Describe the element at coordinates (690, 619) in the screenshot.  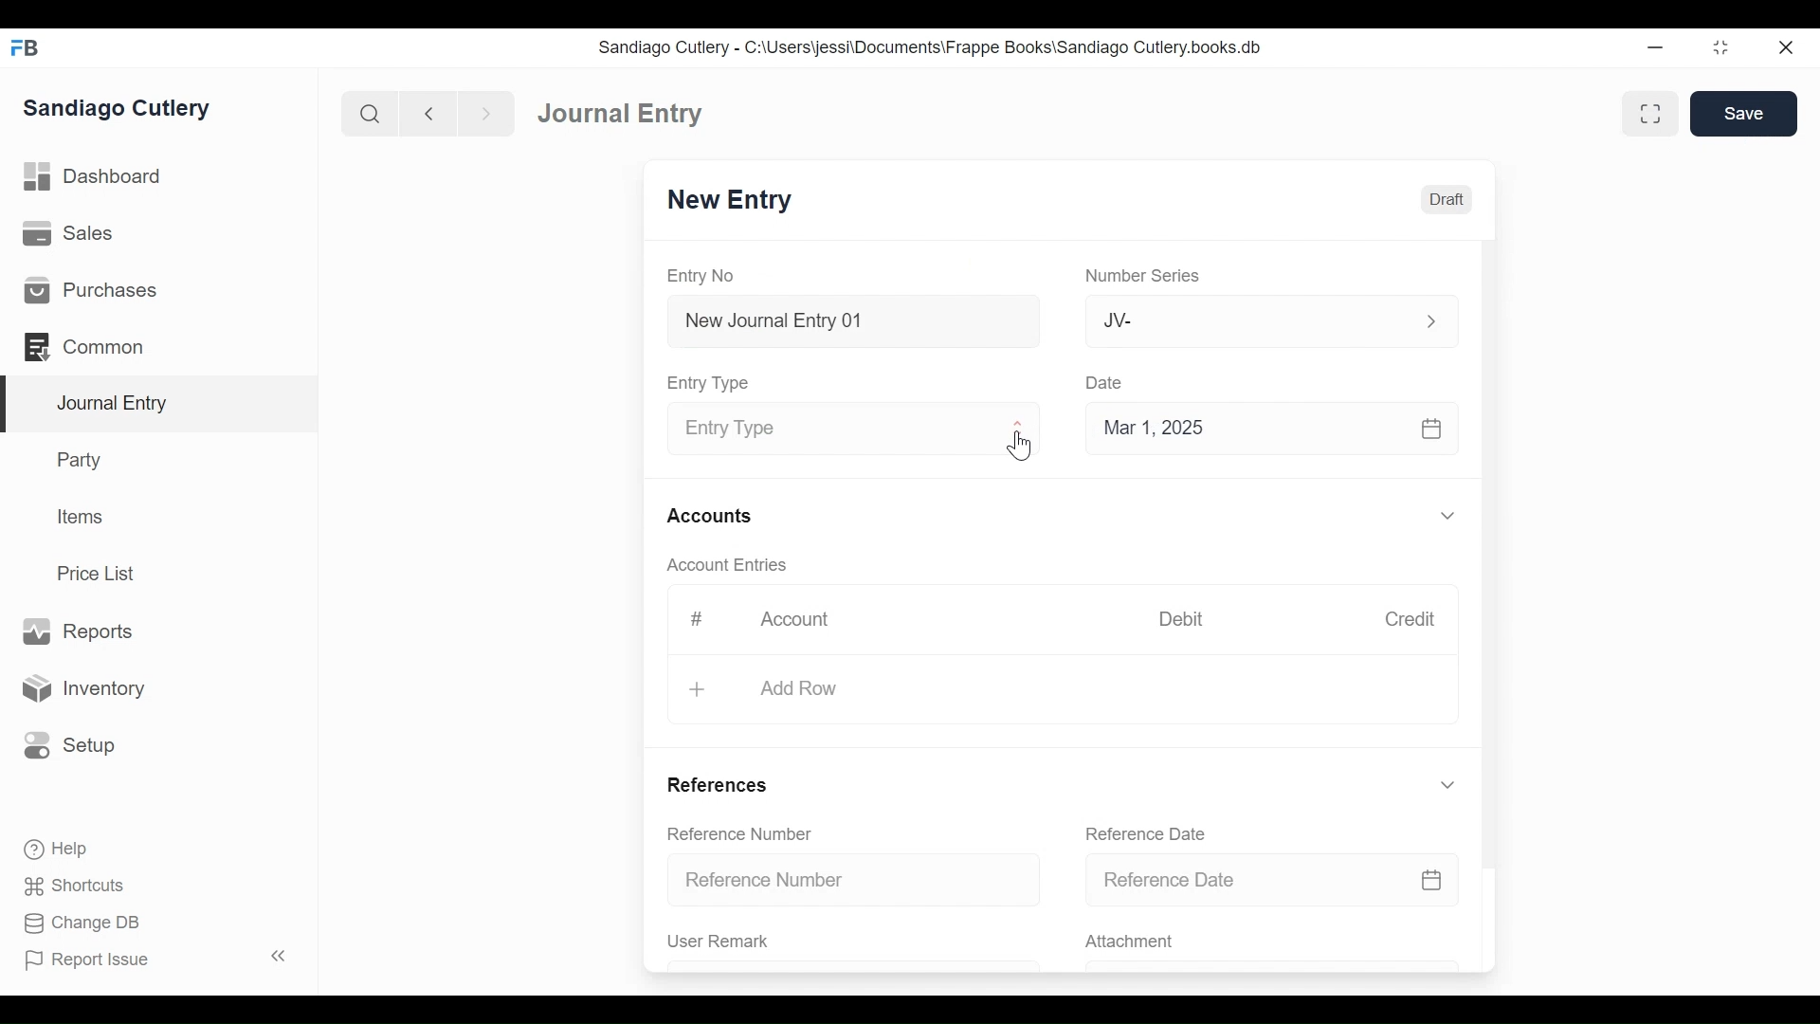
I see `#` at that location.